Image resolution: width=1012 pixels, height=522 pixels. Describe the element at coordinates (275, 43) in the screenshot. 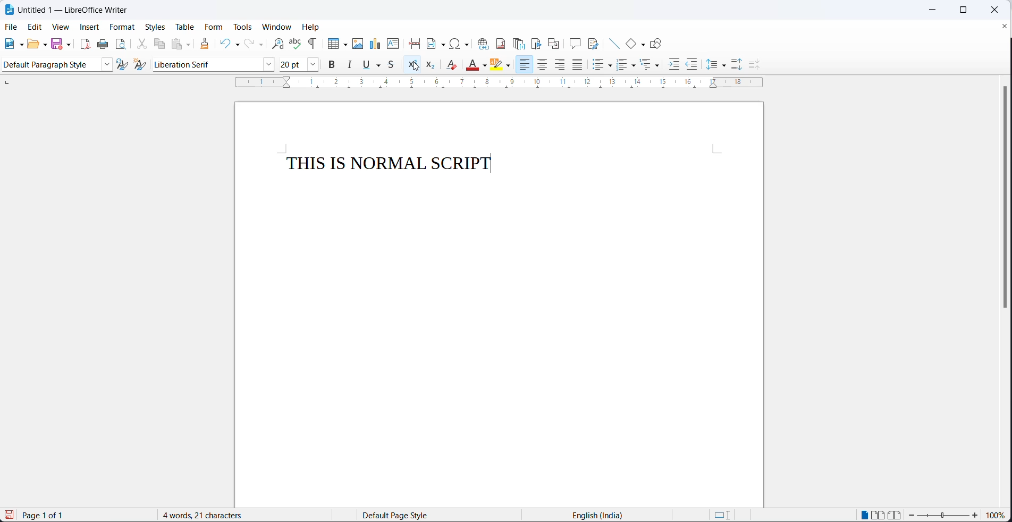

I see `find and replace` at that location.